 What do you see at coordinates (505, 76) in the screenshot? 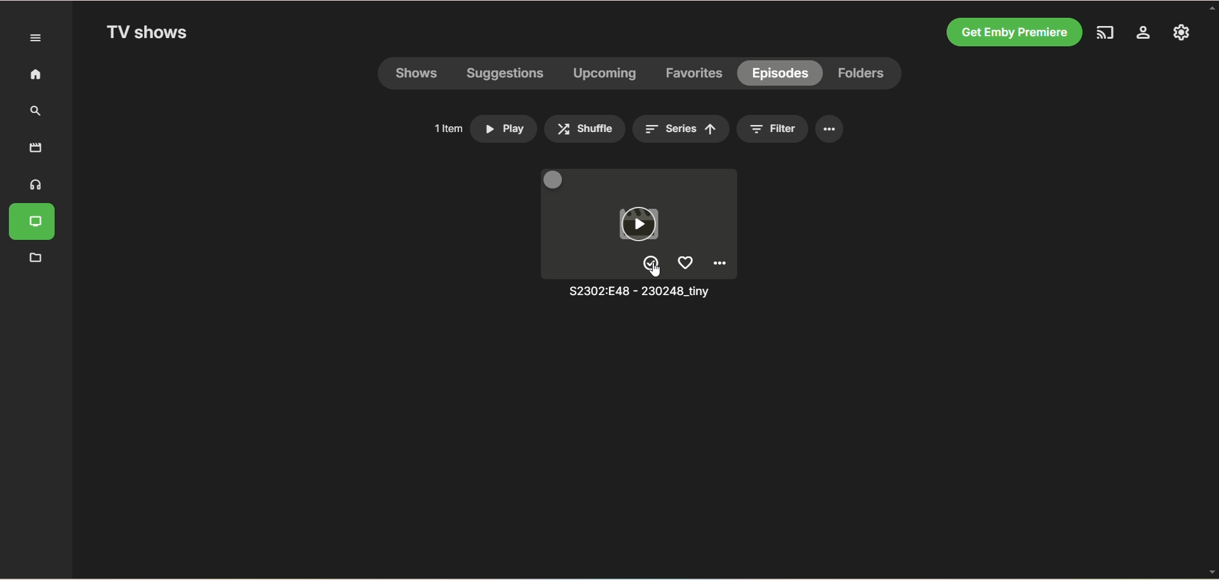
I see `suggestions` at bounding box center [505, 76].